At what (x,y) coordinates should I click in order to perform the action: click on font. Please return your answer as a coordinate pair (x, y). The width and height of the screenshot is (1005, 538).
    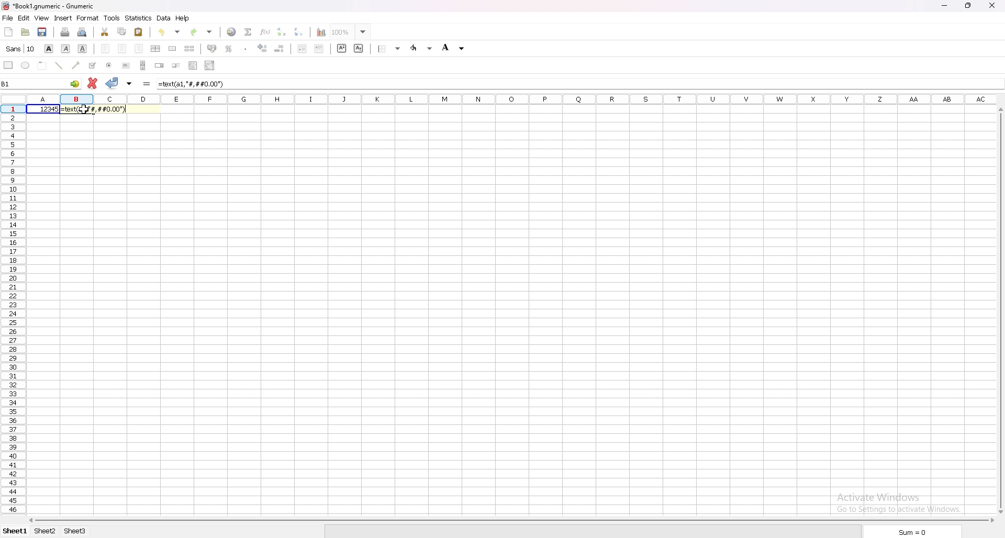
    Looking at the image, I should click on (21, 49).